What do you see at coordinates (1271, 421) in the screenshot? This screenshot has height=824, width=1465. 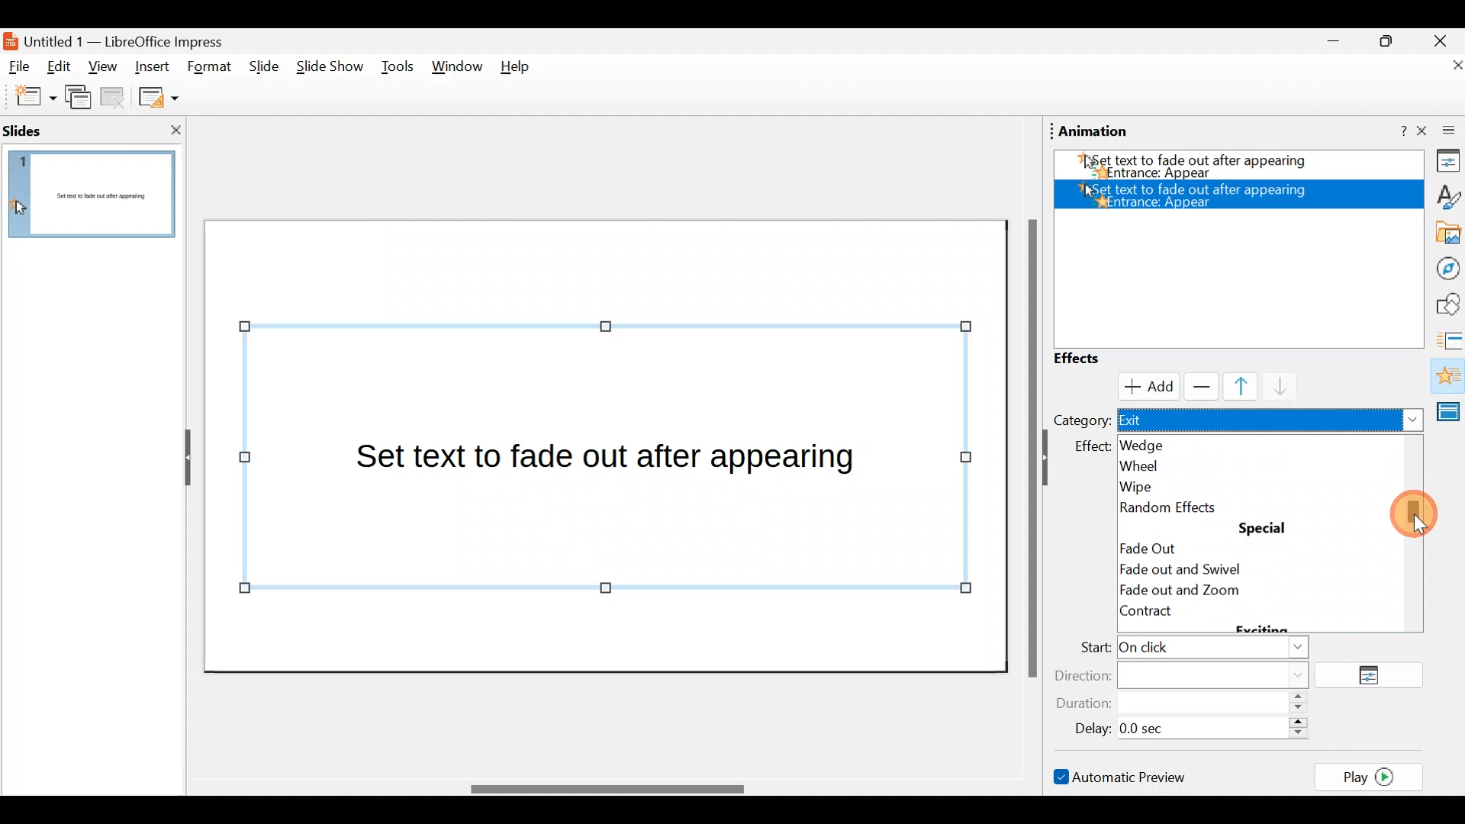 I see `Exit` at bounding box center [1271, 421].